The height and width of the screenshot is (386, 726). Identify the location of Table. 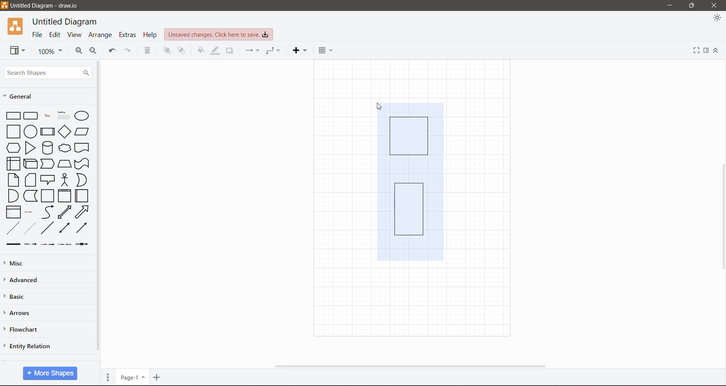
(326, 50).